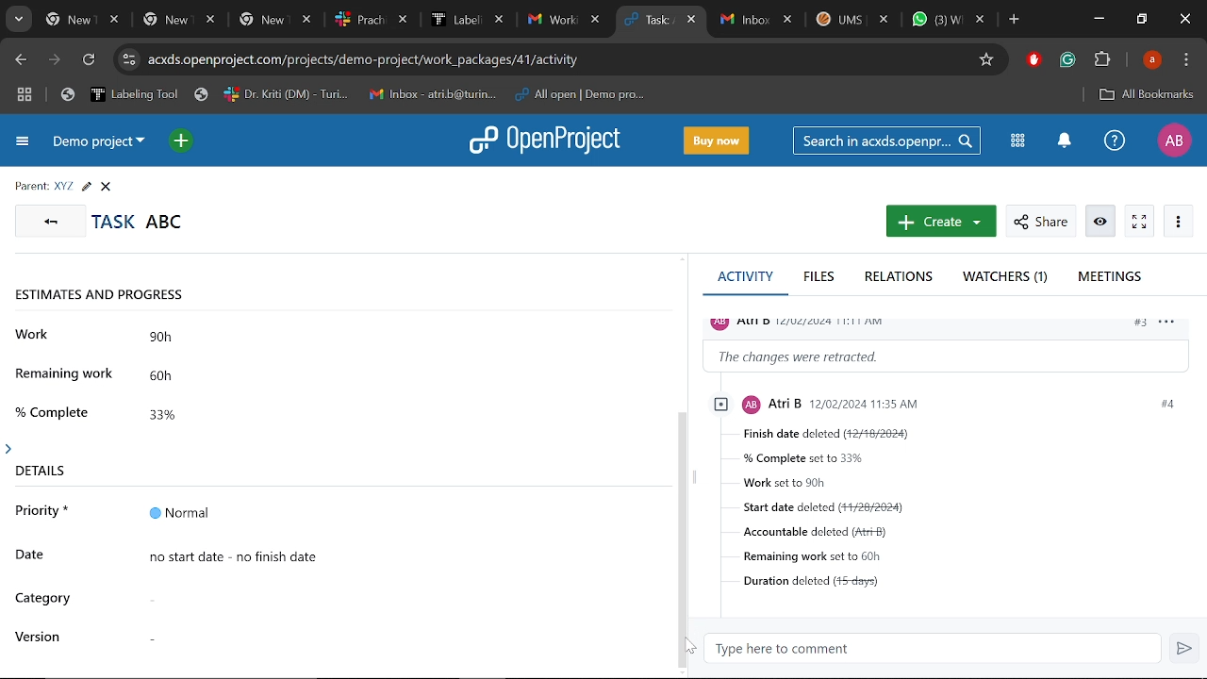 The width and height of the screenshot is (1207, 679). I want to click on Close, so click(106, 187).